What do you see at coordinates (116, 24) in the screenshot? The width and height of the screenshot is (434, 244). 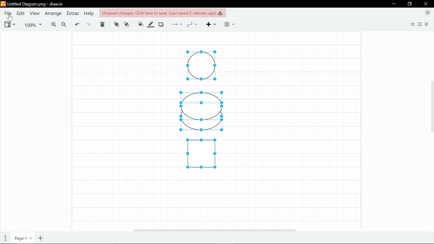 I see `Move front` at bounding box center [116, 24].